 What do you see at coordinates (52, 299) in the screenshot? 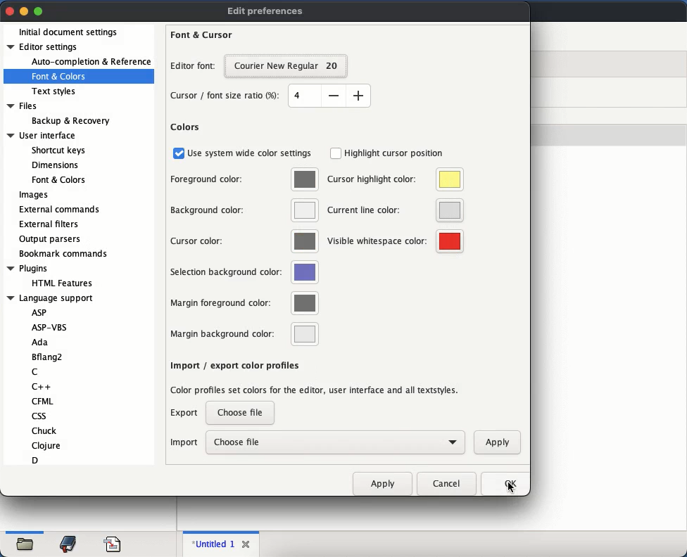
I see `Language support` at bounding box center [52, 299].